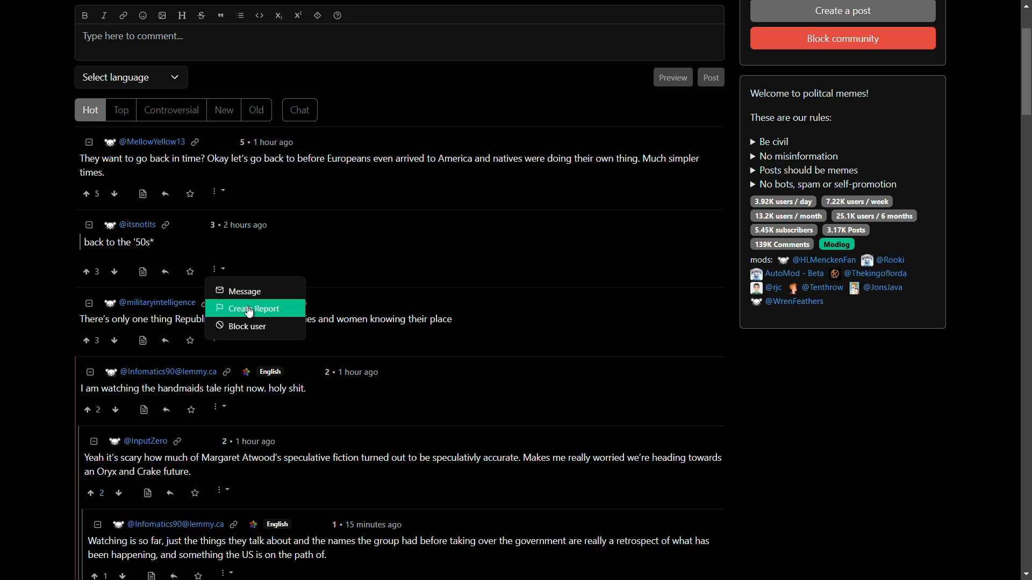  I want to click on comment-5, so click(408, 465).